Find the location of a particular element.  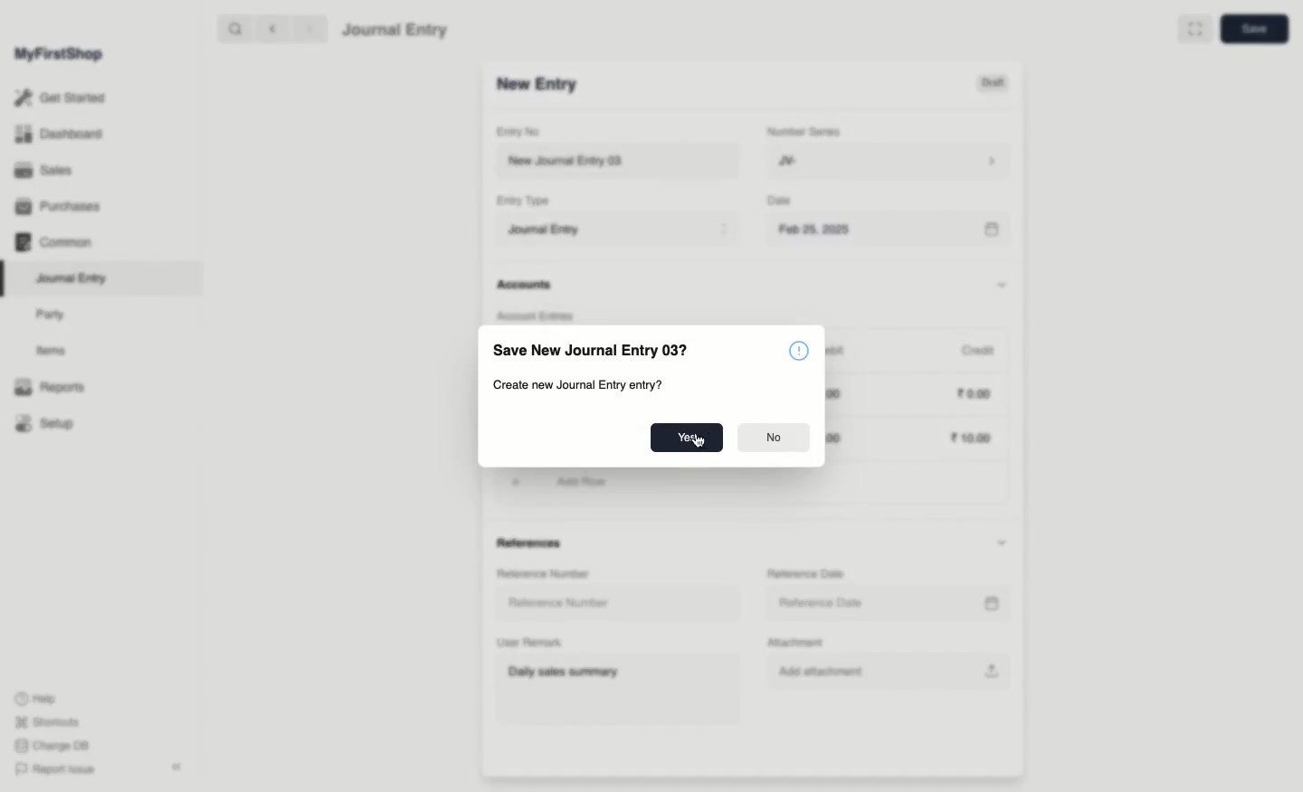

save is located at coordinates (1253, 30).